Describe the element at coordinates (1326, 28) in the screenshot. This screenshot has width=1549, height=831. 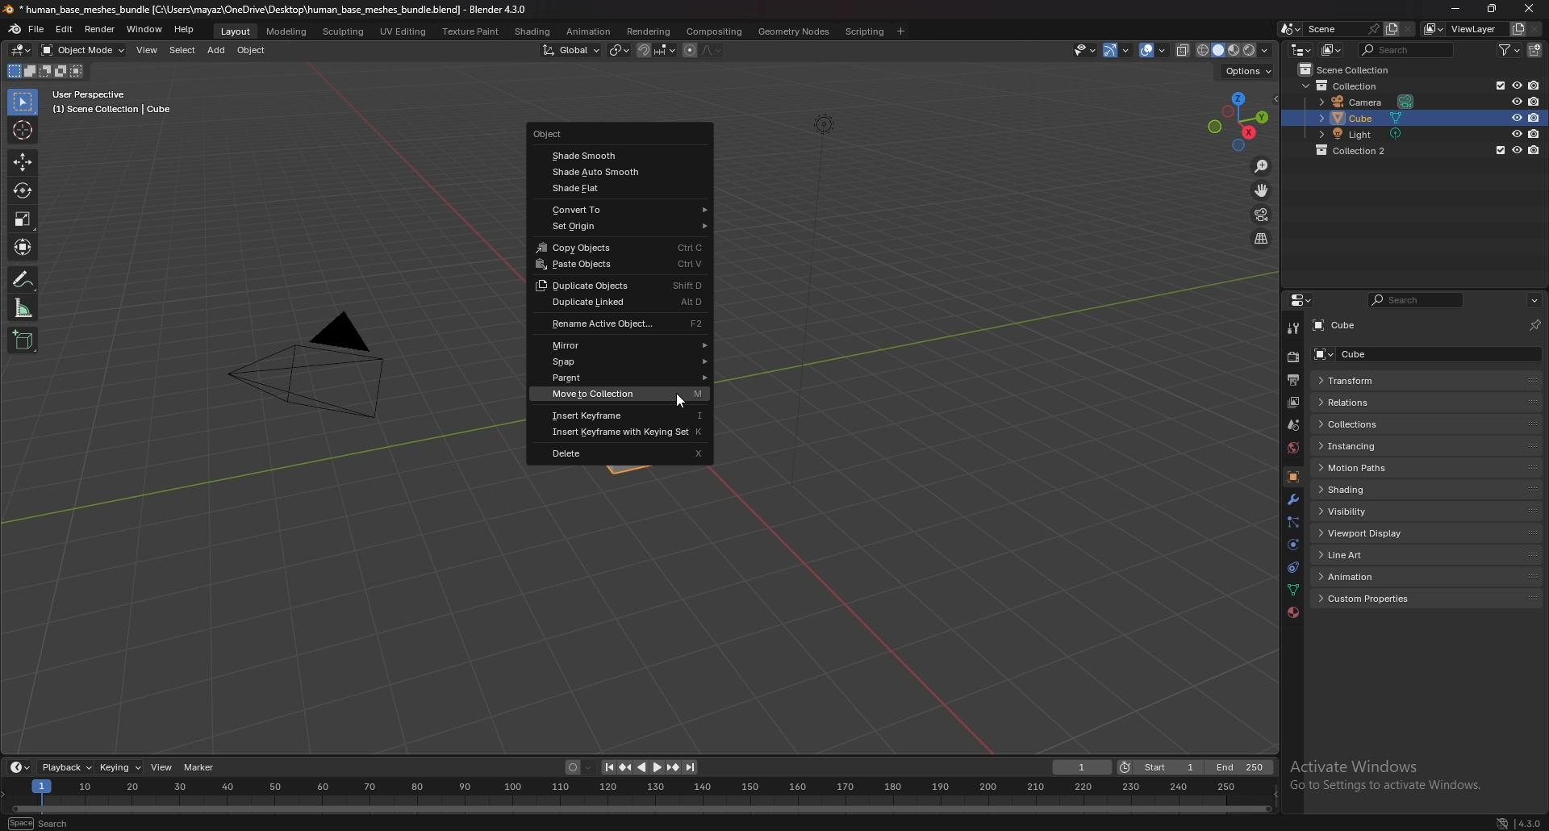
I see `scene` at that location.